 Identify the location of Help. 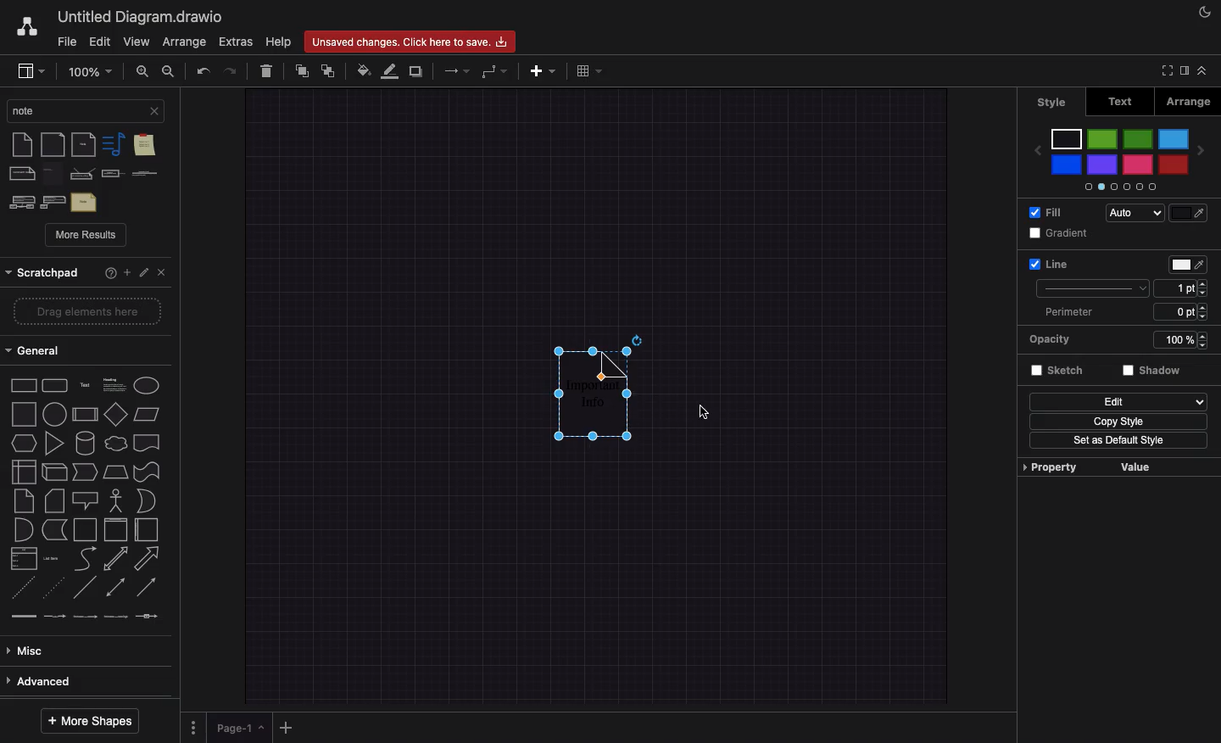
(280, 41).